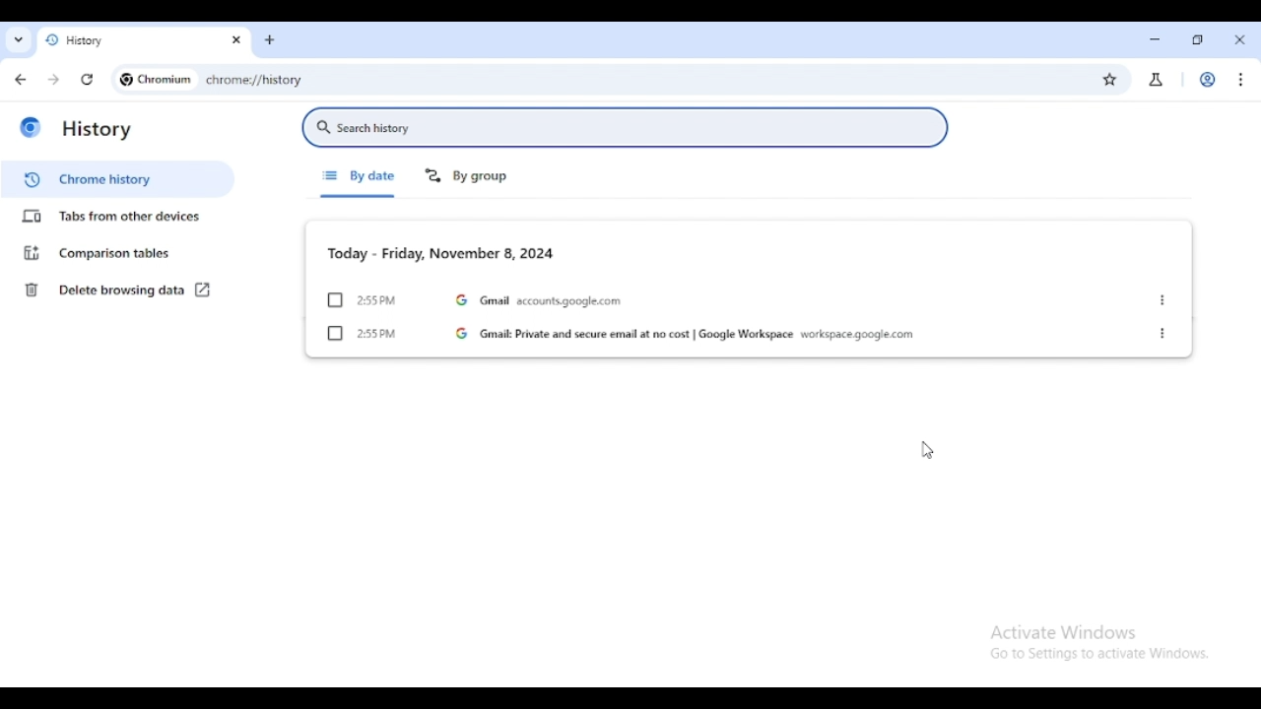 This screenshot has height=709, width=1261. What do you see at coordinates (467, 175) in the screenshot?
I see `by group` at bounding box center [467, 175].